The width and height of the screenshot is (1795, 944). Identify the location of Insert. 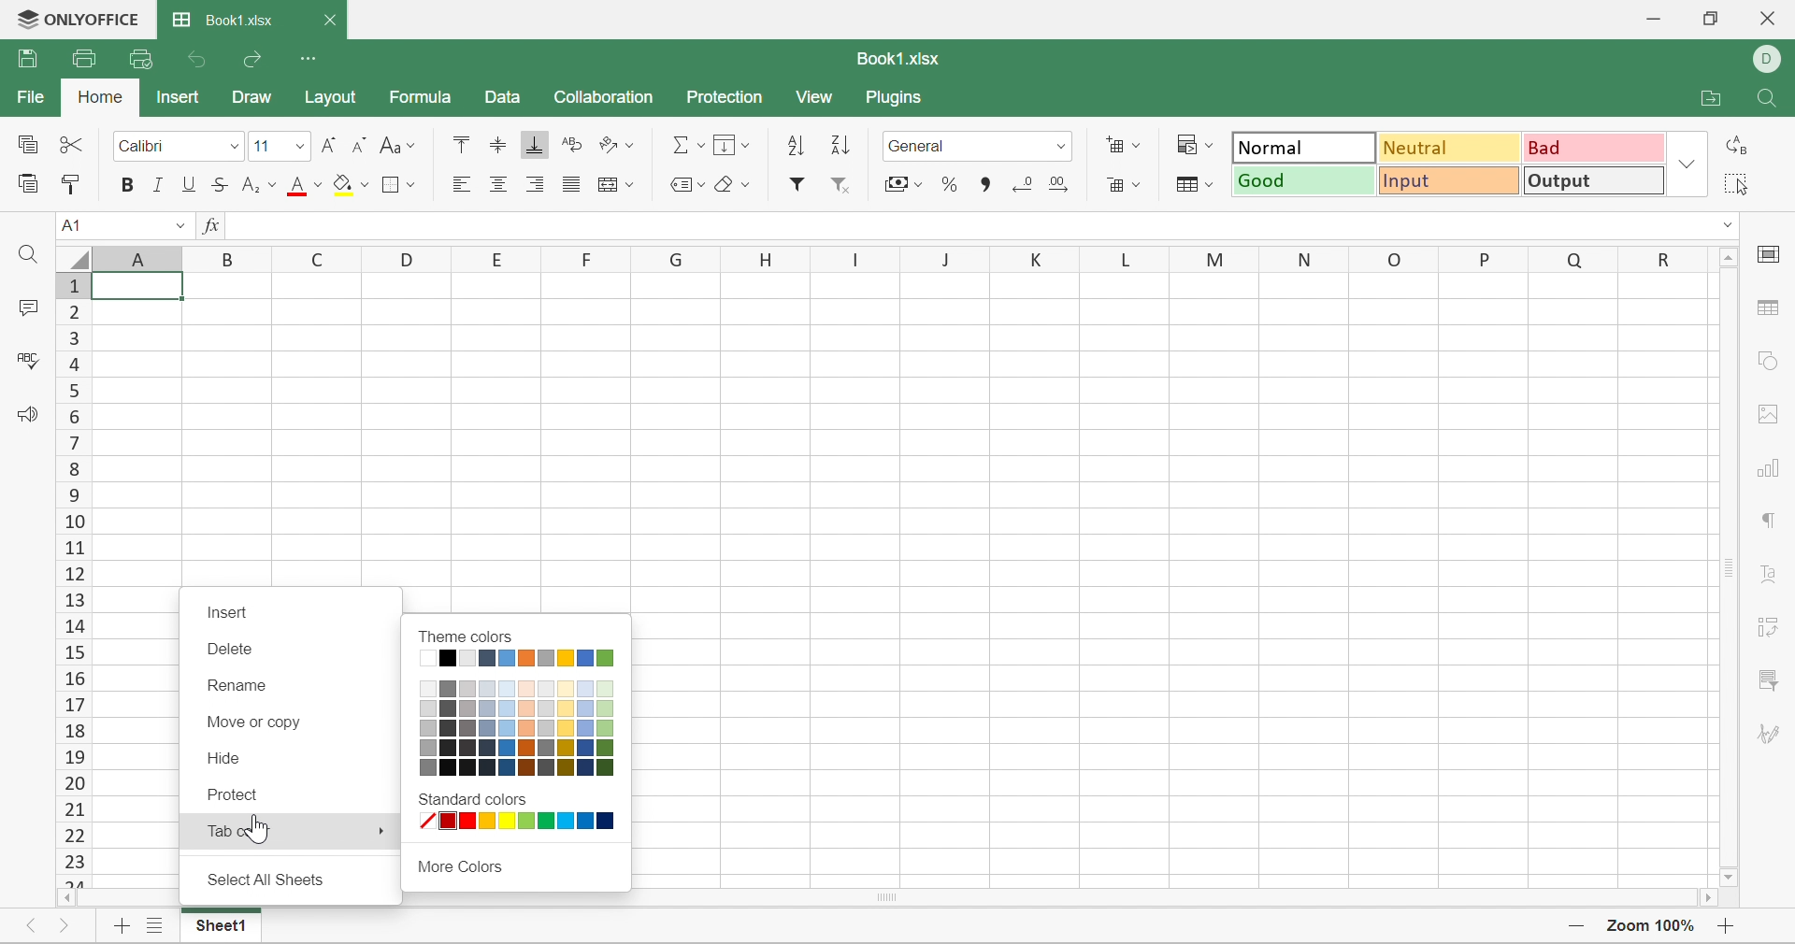
(229, 612).